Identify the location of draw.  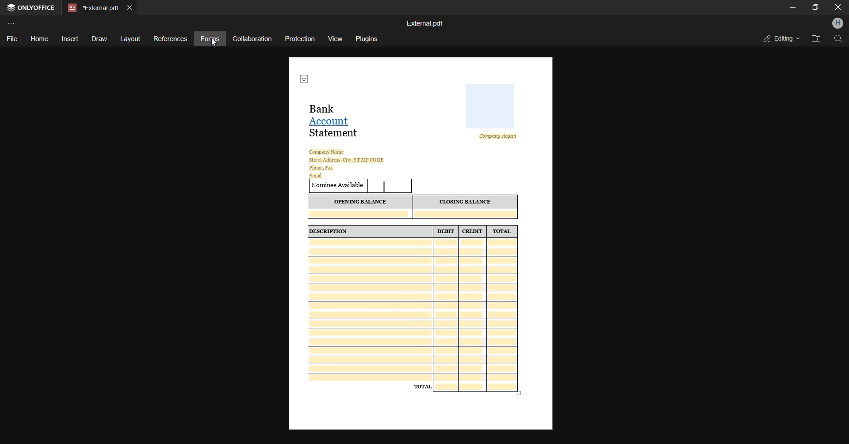
(97, 40).